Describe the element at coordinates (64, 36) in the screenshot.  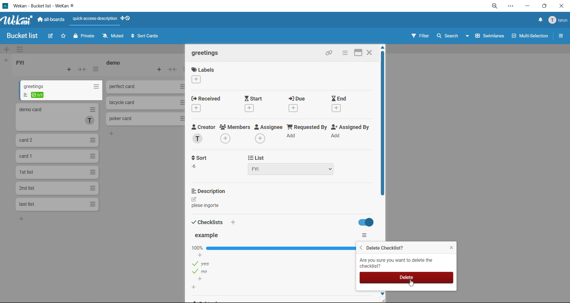
I see `star` at that location.